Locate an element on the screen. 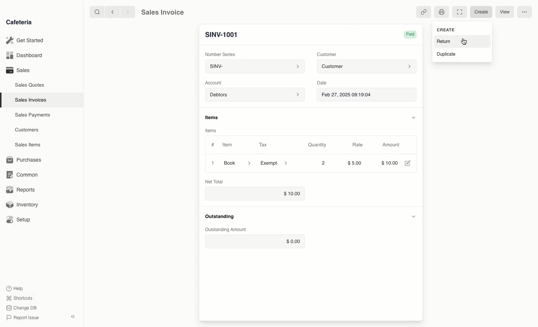 This screenshot has width=538, height=327. Reports is located at coordinates (21, 189).